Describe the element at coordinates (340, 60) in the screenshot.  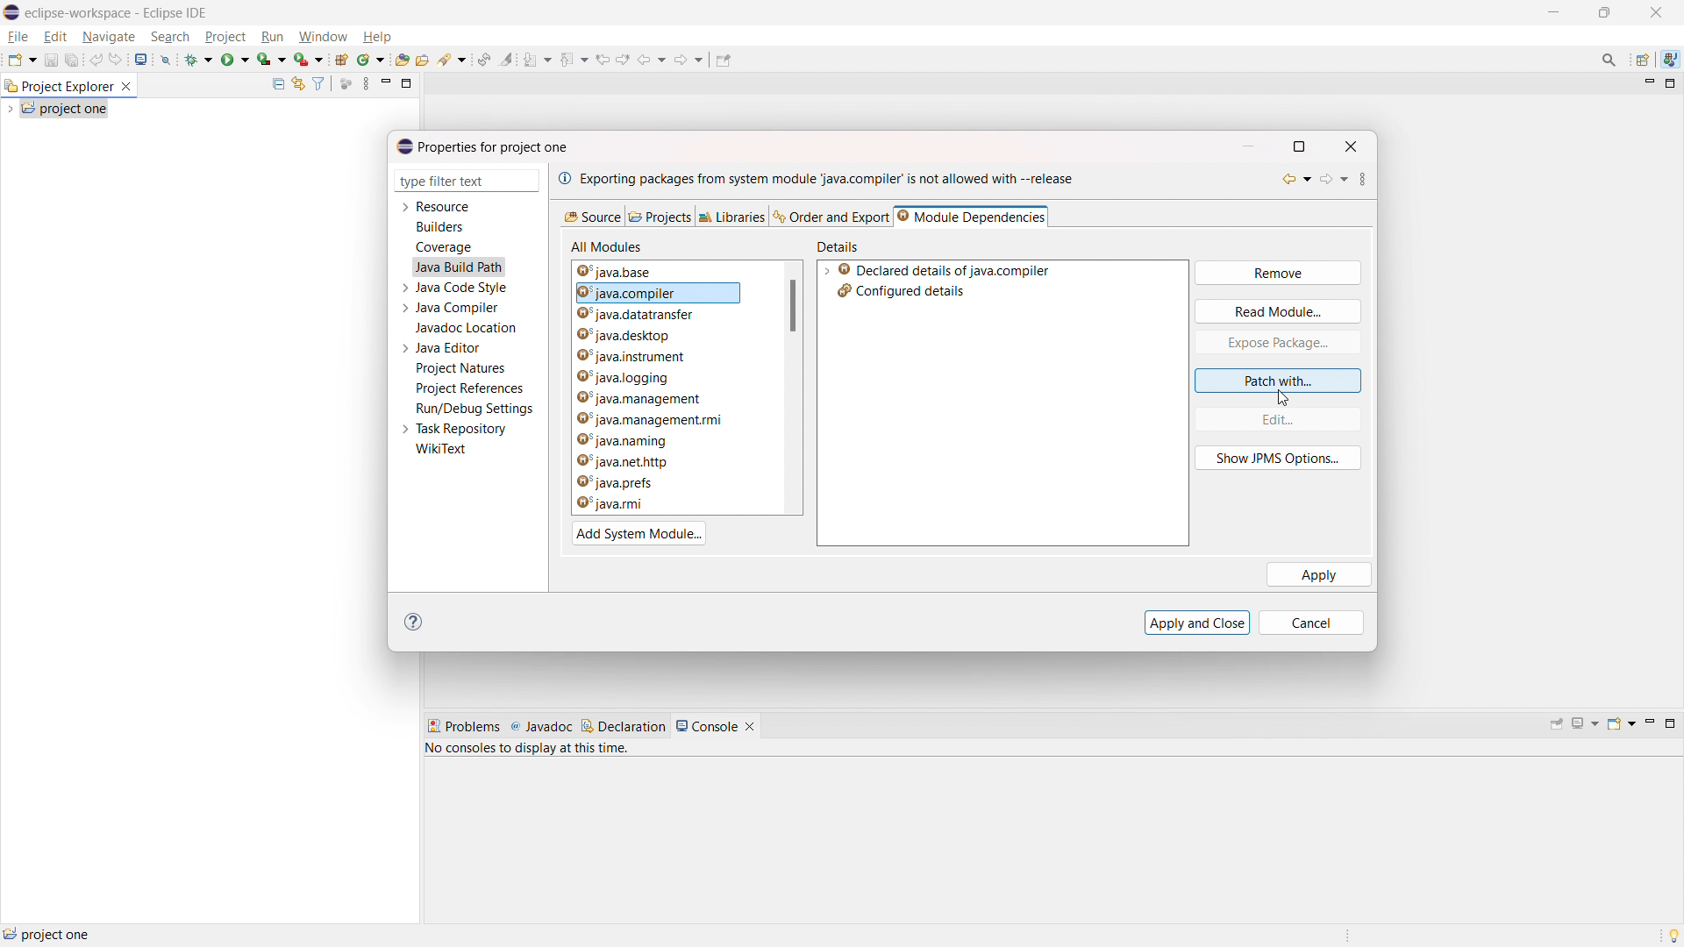
I see `new java project` at that location.